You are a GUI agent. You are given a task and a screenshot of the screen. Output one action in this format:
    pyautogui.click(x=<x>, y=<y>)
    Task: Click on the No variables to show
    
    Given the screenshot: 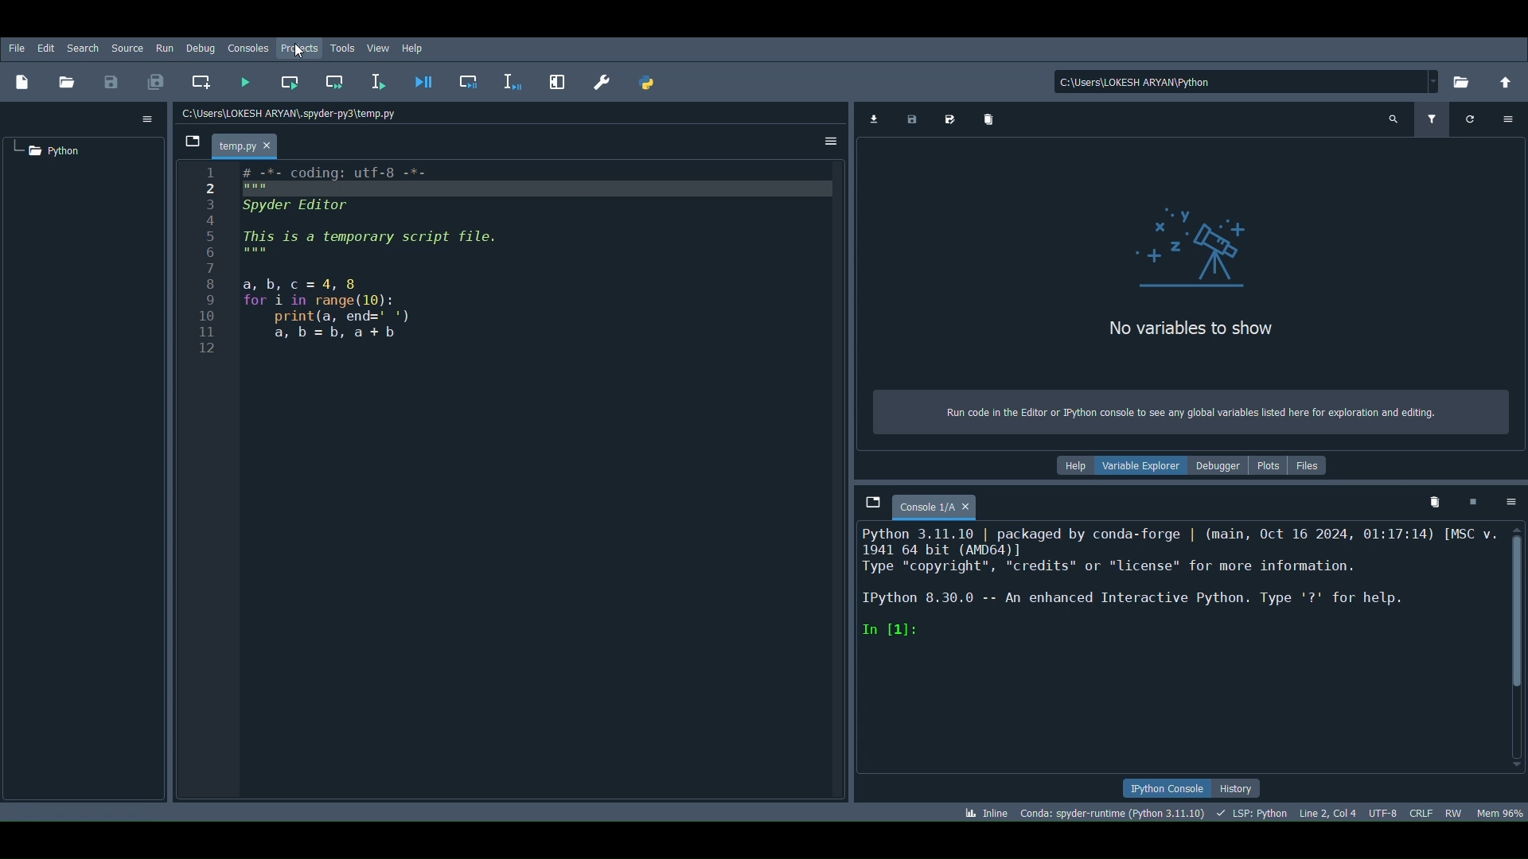 What is the action you would take?
    pyautogui.click(x=1194, y=328)
    